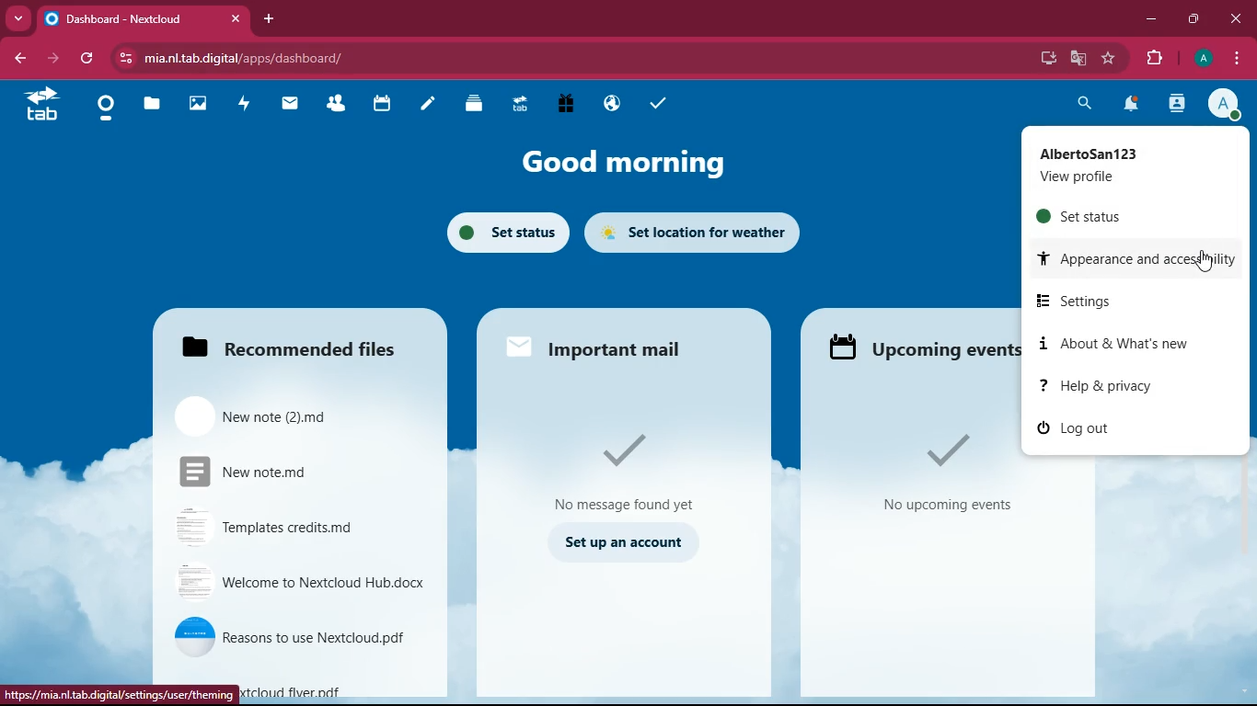  What do you see at coordinates (40, 105) in the screenshot?
I see `tab` at bounding box center [40, 105].